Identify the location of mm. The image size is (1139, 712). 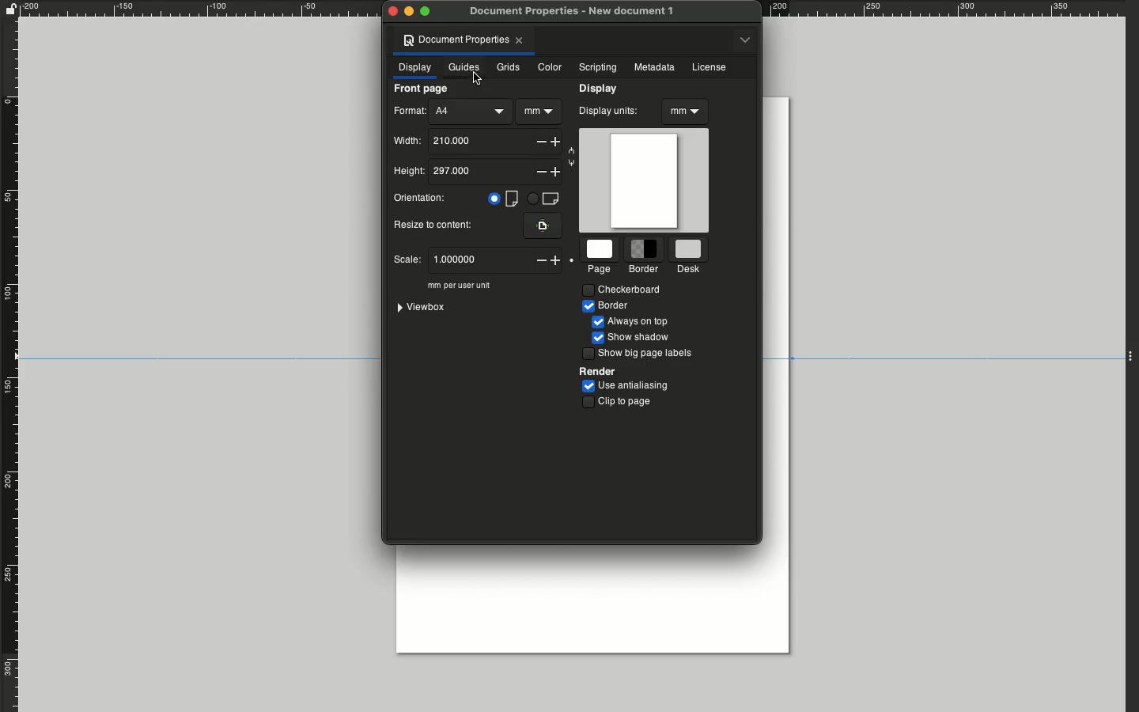
(684, 110).